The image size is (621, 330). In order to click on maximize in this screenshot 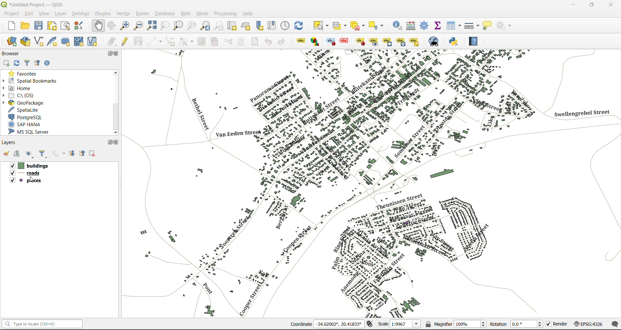, I will do `click(111, 54)`.